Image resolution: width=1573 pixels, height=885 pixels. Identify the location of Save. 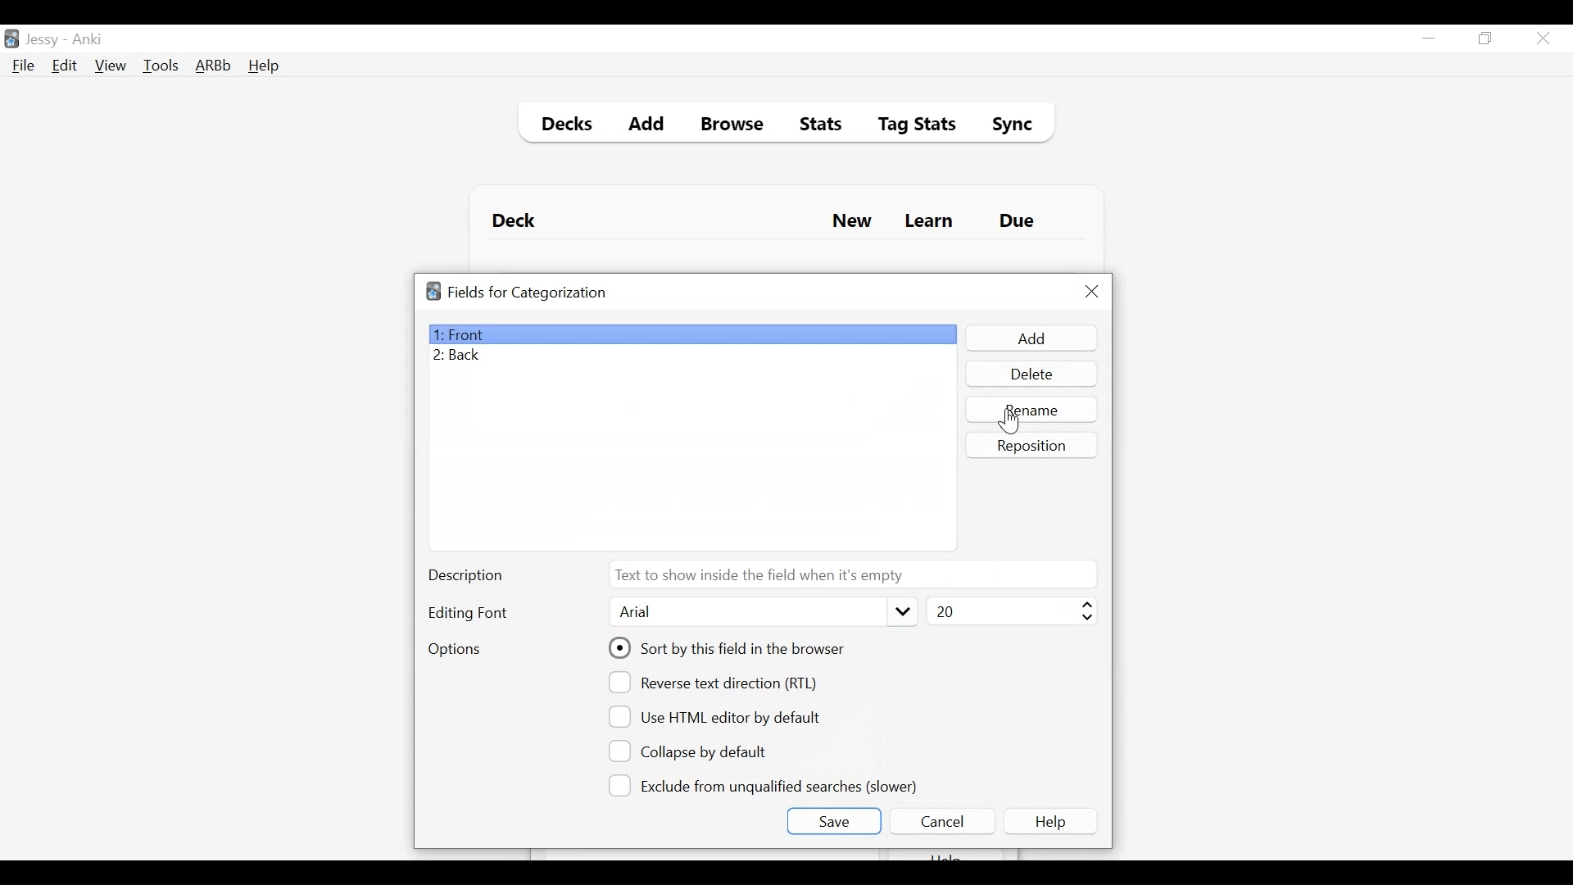
(833, 821).